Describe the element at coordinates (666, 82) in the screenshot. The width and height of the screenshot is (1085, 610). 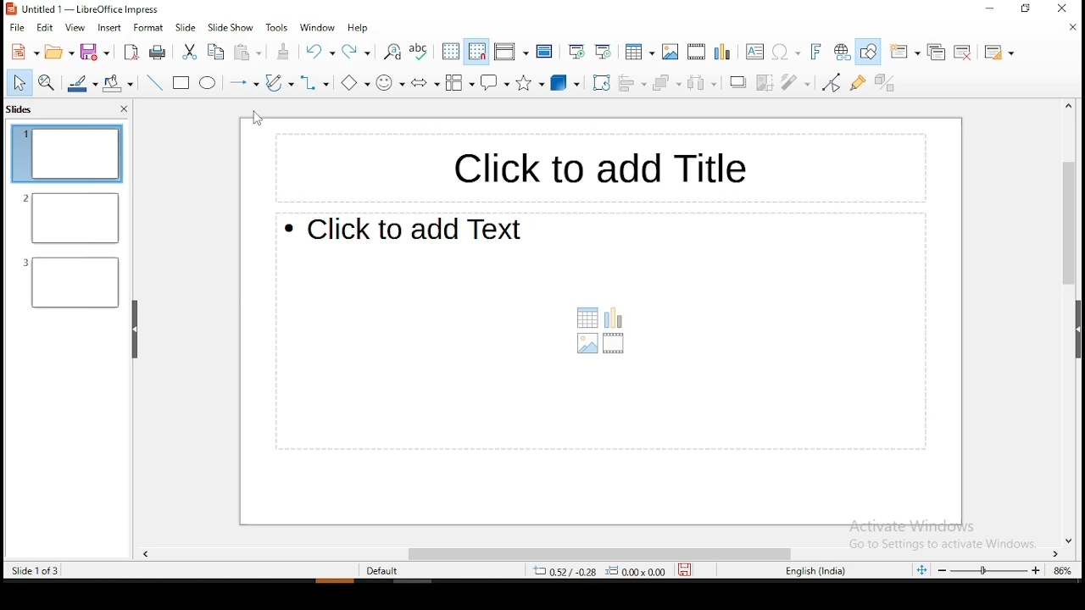
I see `arrange` at that location.